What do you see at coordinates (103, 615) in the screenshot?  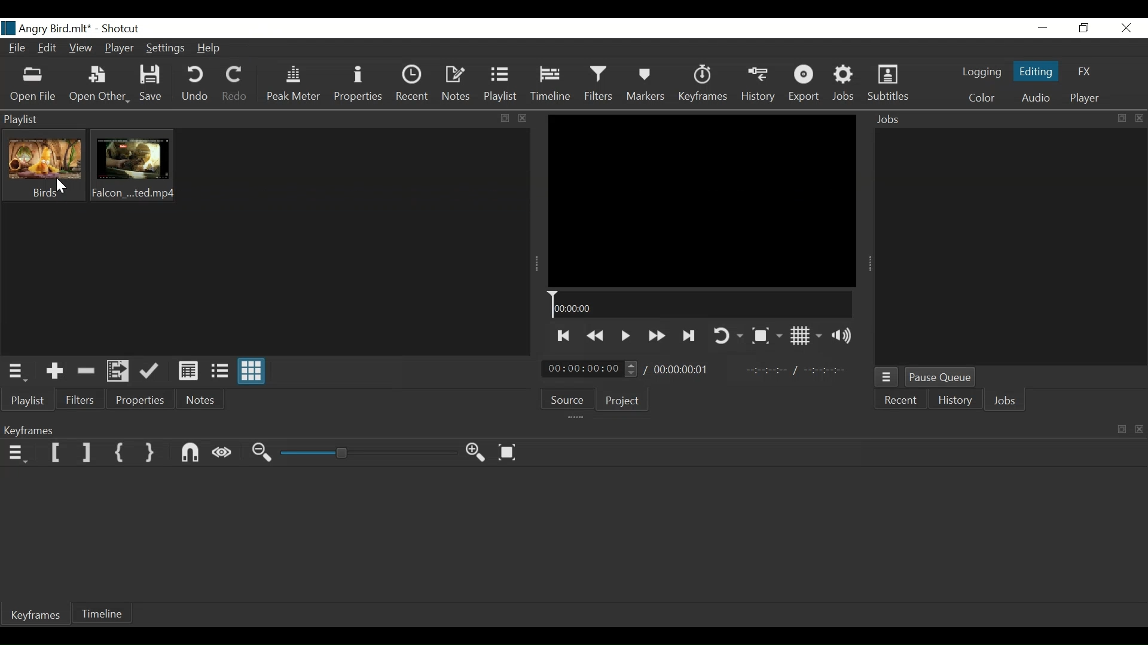 I see `Timeline` at bounding box center [103, 615].